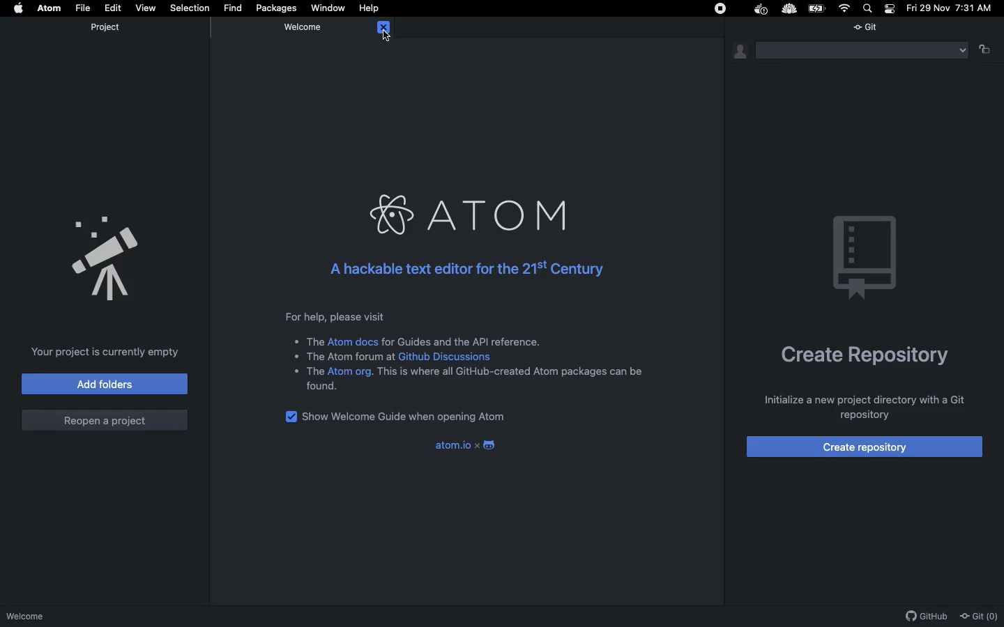 The height and width of the screenshot is (627, 1004). Describe the element at coordinates (819, 8) in the screenshot. I see `Charge` at that location.